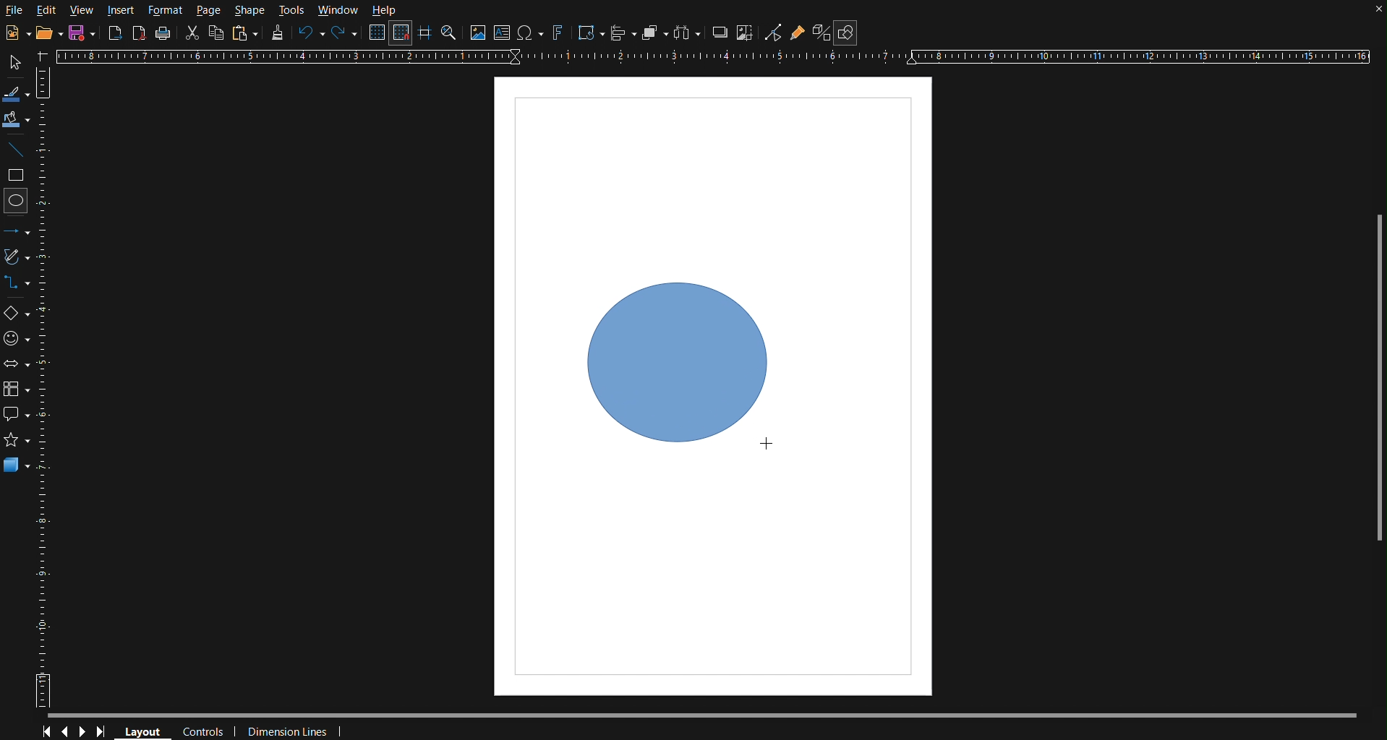 This screenshot has width=1387, height=740. Describe the element at coordinates (846, 33) in the screenshot. I see `Show Draw Functions` at that location.